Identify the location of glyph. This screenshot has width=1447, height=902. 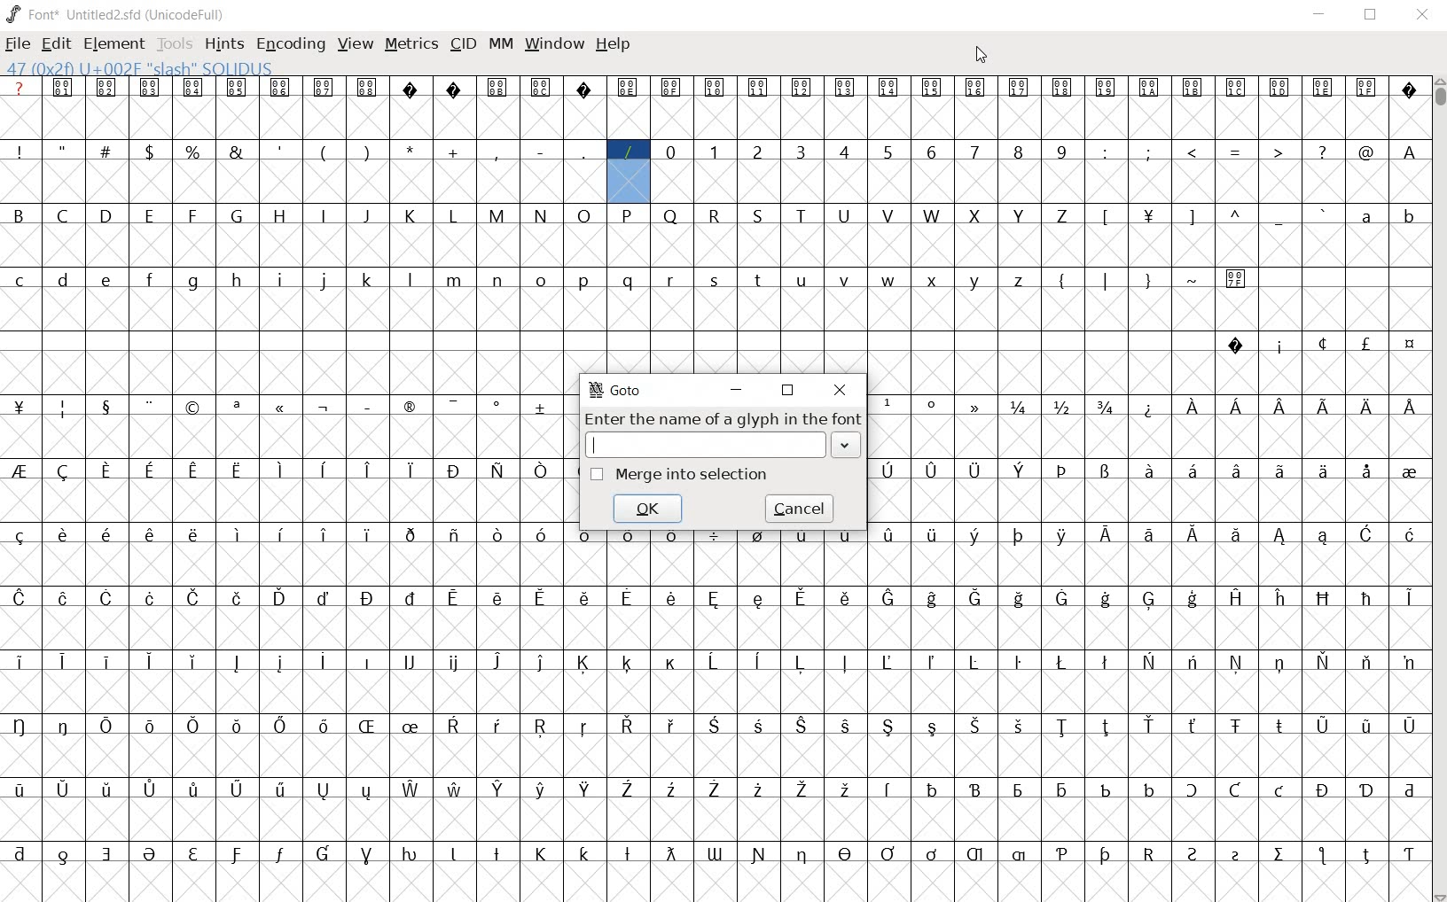
(324, 153).